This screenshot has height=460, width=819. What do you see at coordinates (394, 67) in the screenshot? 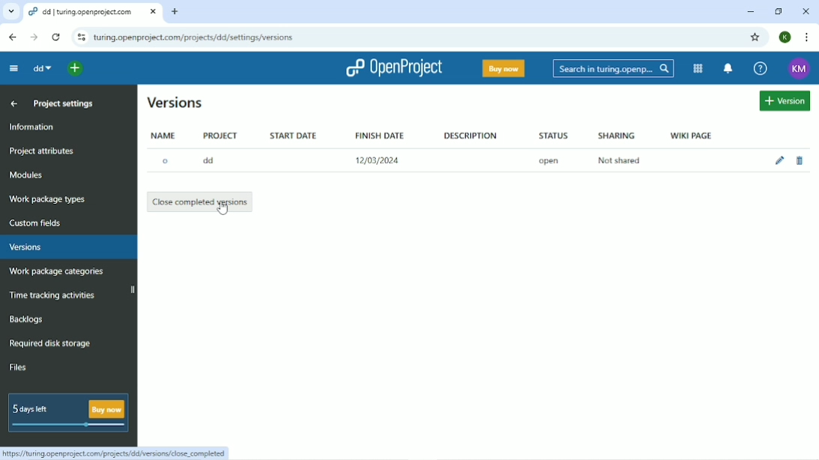
I see `OpenProject` at bounding box center [394, 67].